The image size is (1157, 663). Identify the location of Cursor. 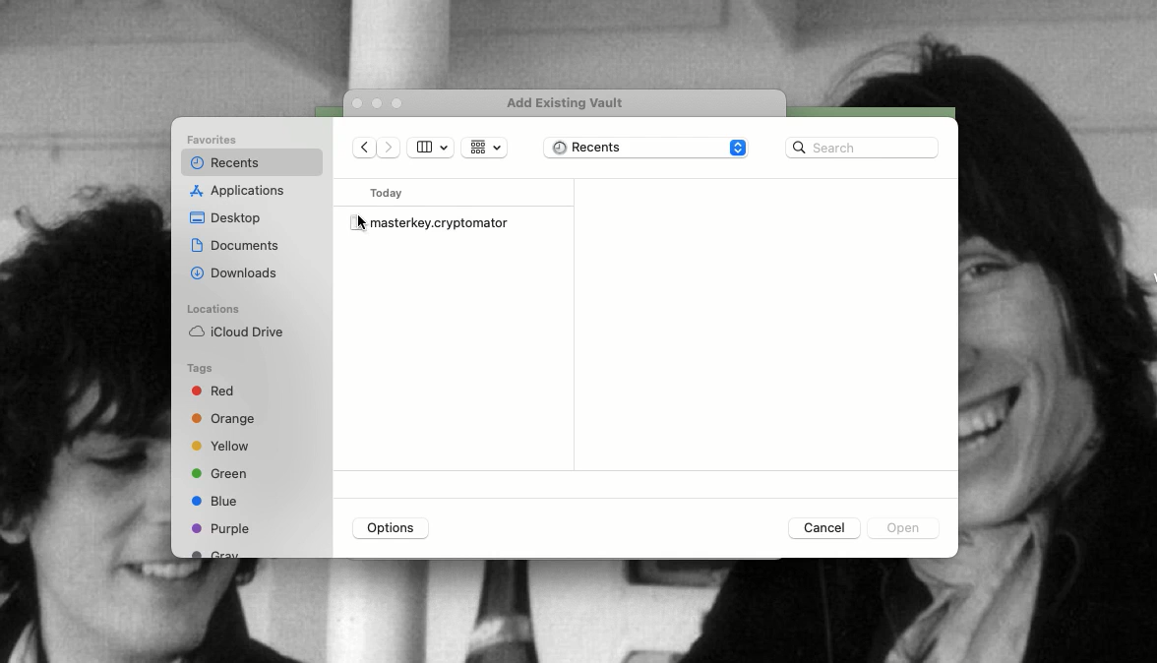
(363, 223).